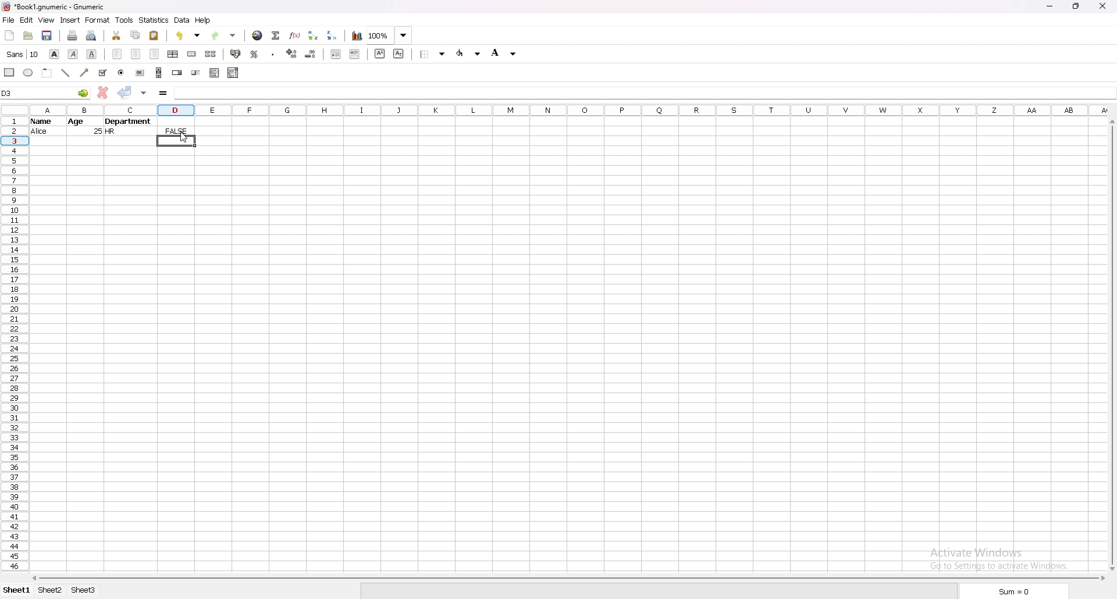 The width and height of the screenshot is (1117, 599). I want to click on print preview, so click(93, 35).